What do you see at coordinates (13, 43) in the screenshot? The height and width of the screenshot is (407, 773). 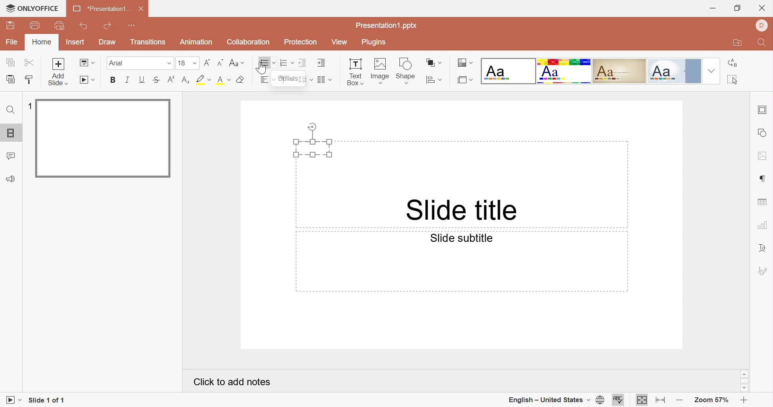 I see `File` at bounding box center [13, 43].